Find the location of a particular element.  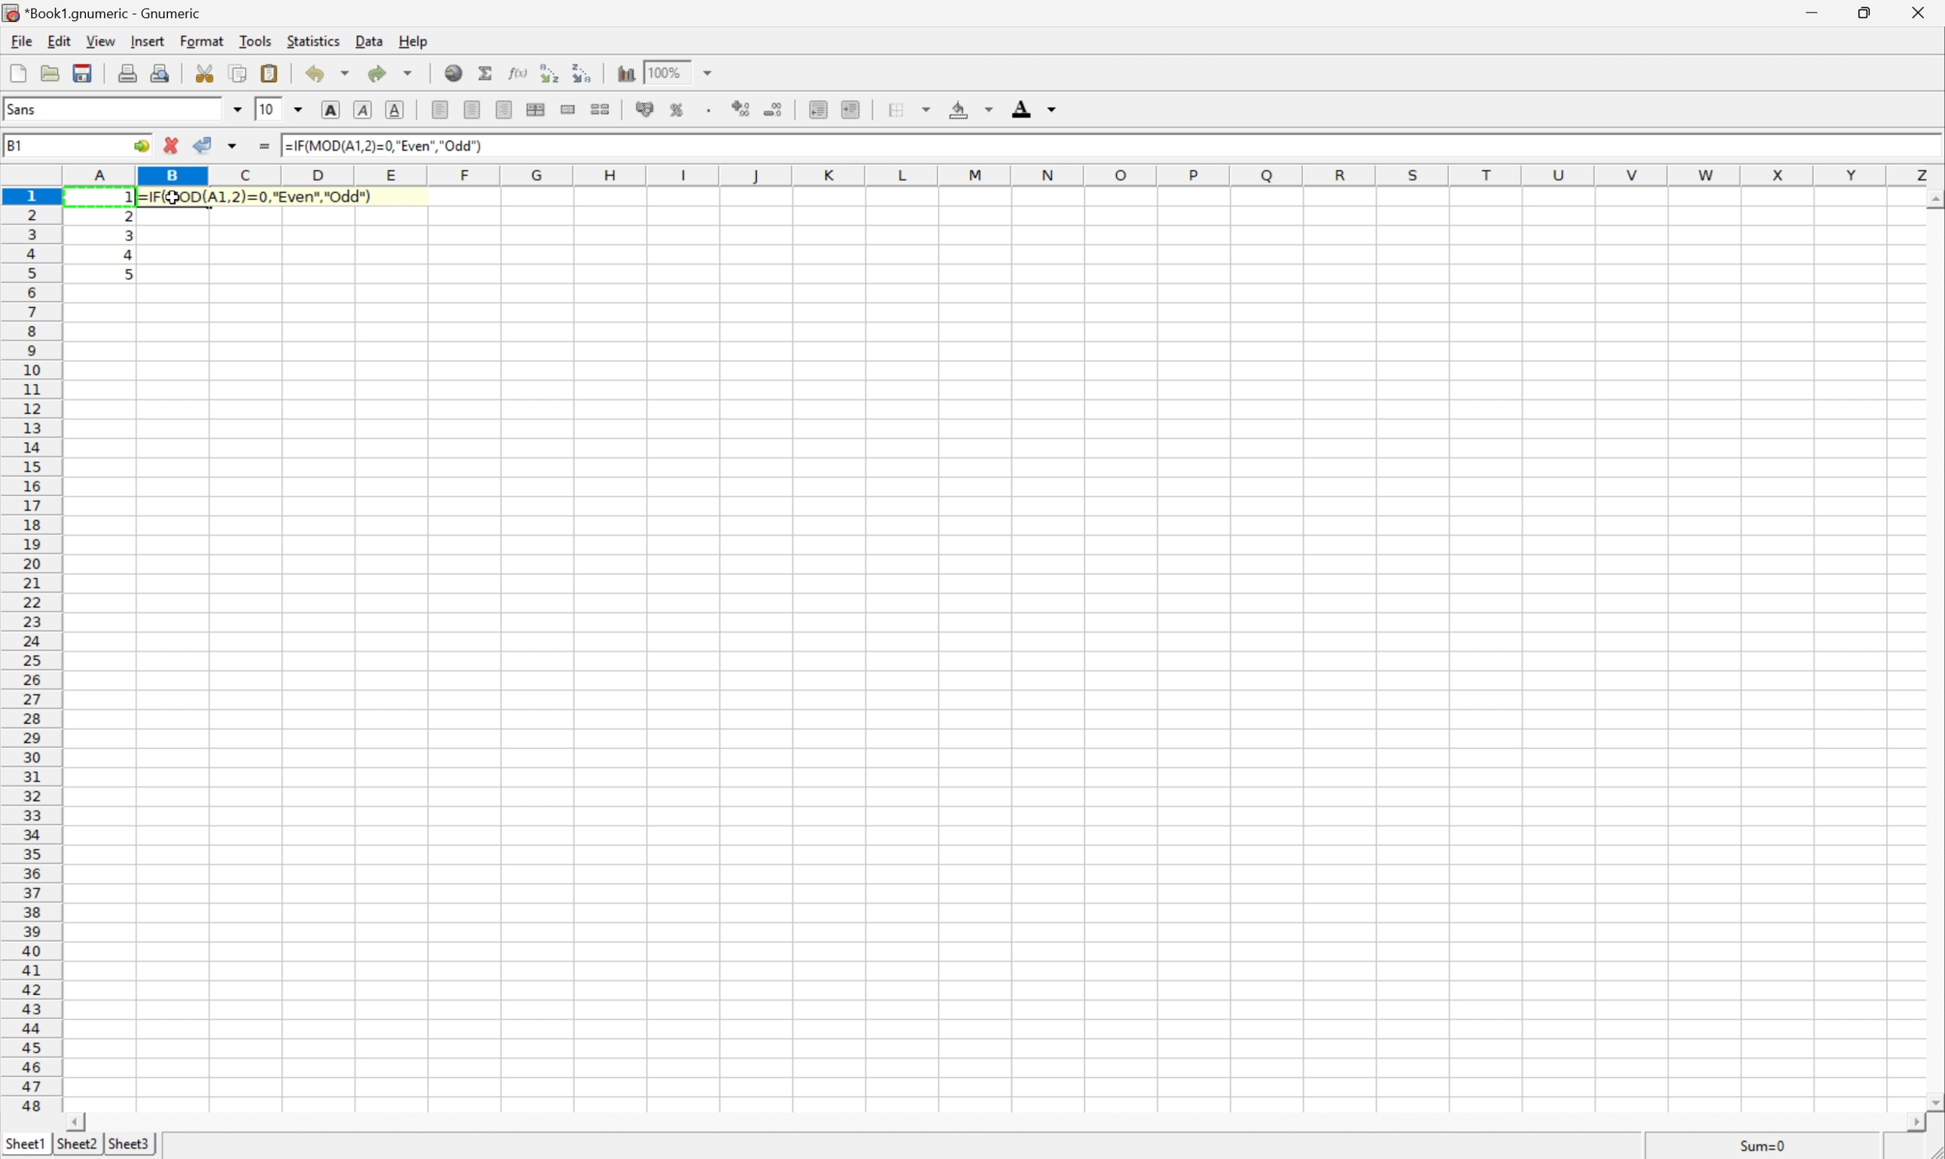

Align Right is located at coordinates (505, 109).